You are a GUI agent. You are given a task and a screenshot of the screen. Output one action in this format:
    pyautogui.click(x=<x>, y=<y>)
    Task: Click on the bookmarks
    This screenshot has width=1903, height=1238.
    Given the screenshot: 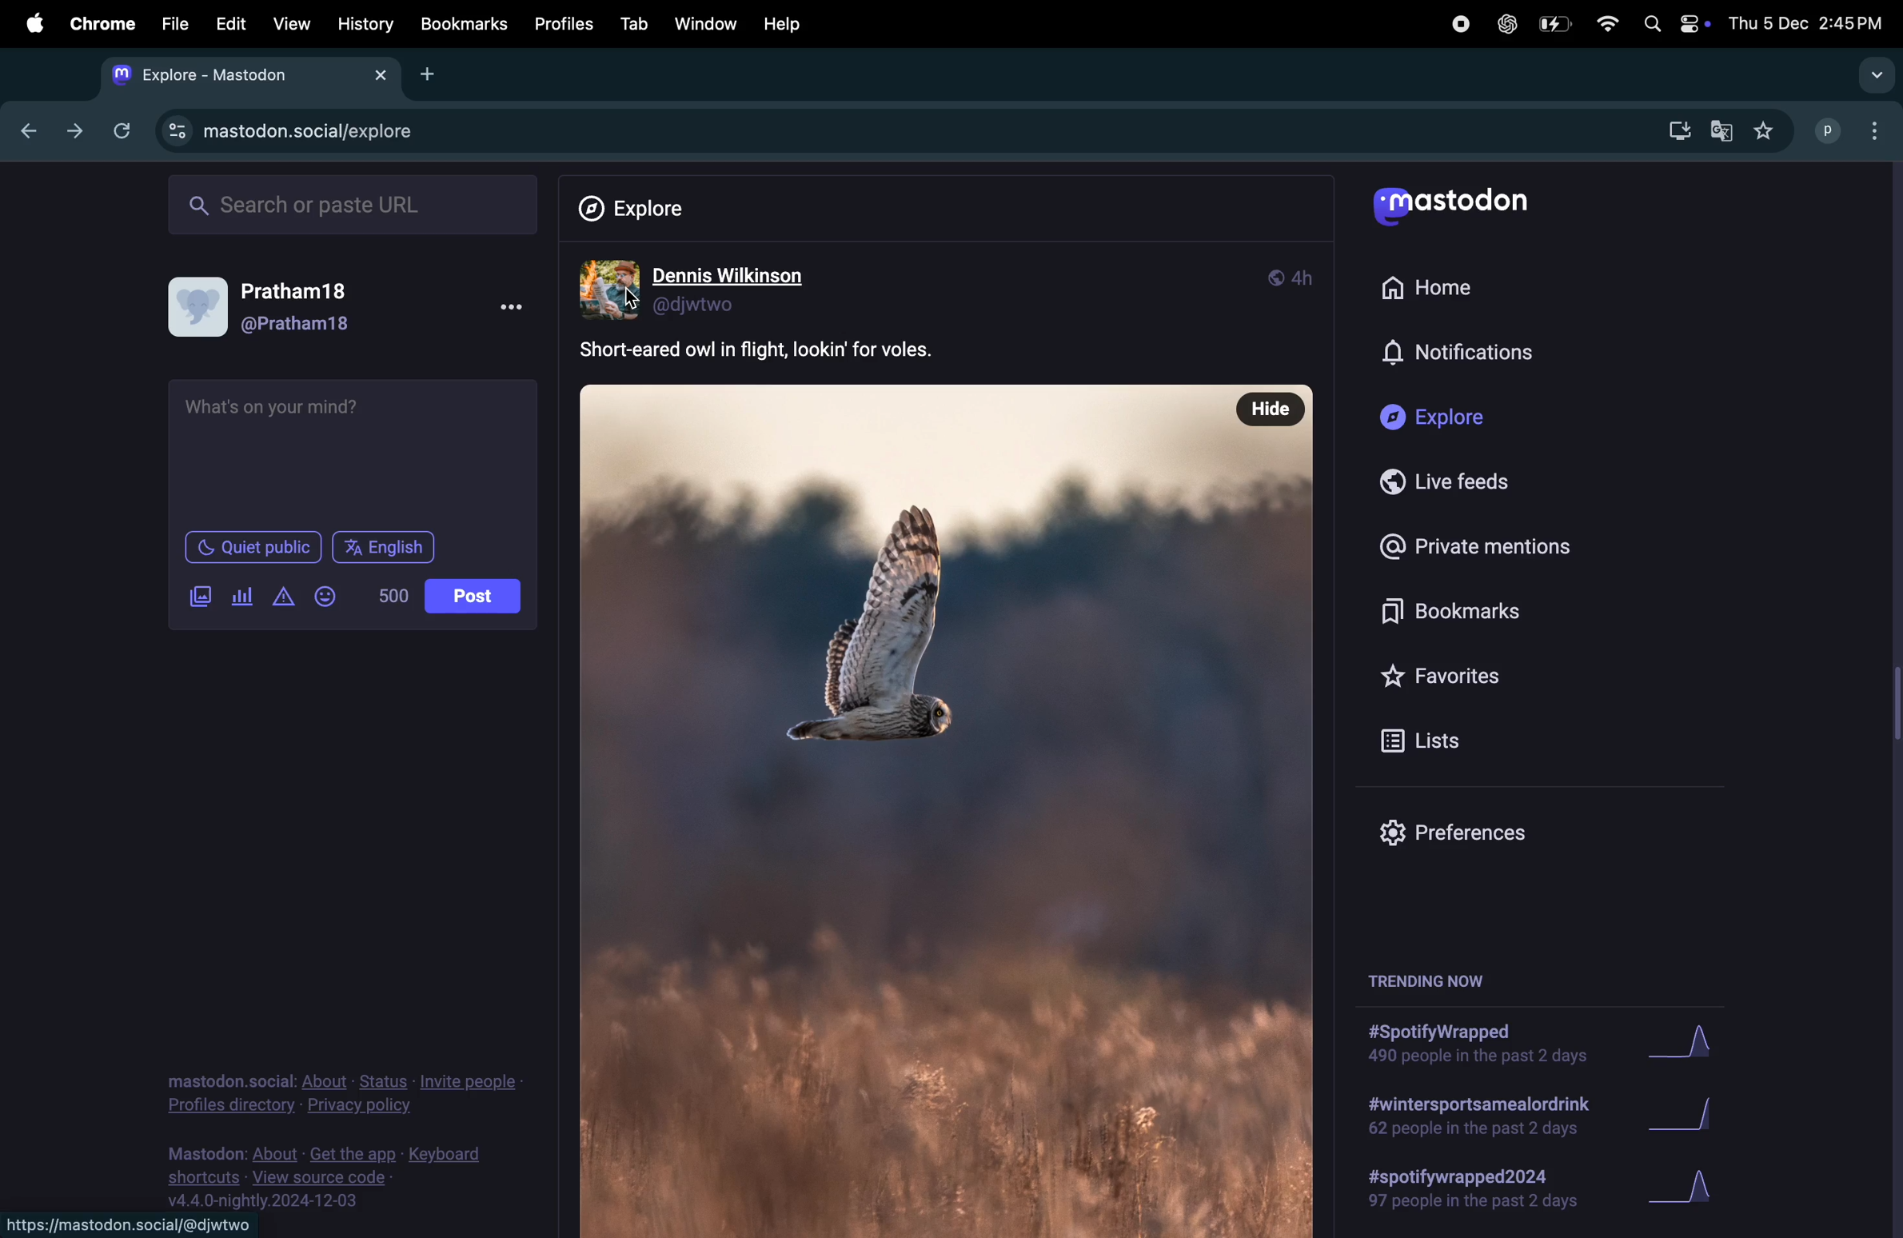 What is the action you would take?
    pyautogui.click(x=1450, y=610)
    